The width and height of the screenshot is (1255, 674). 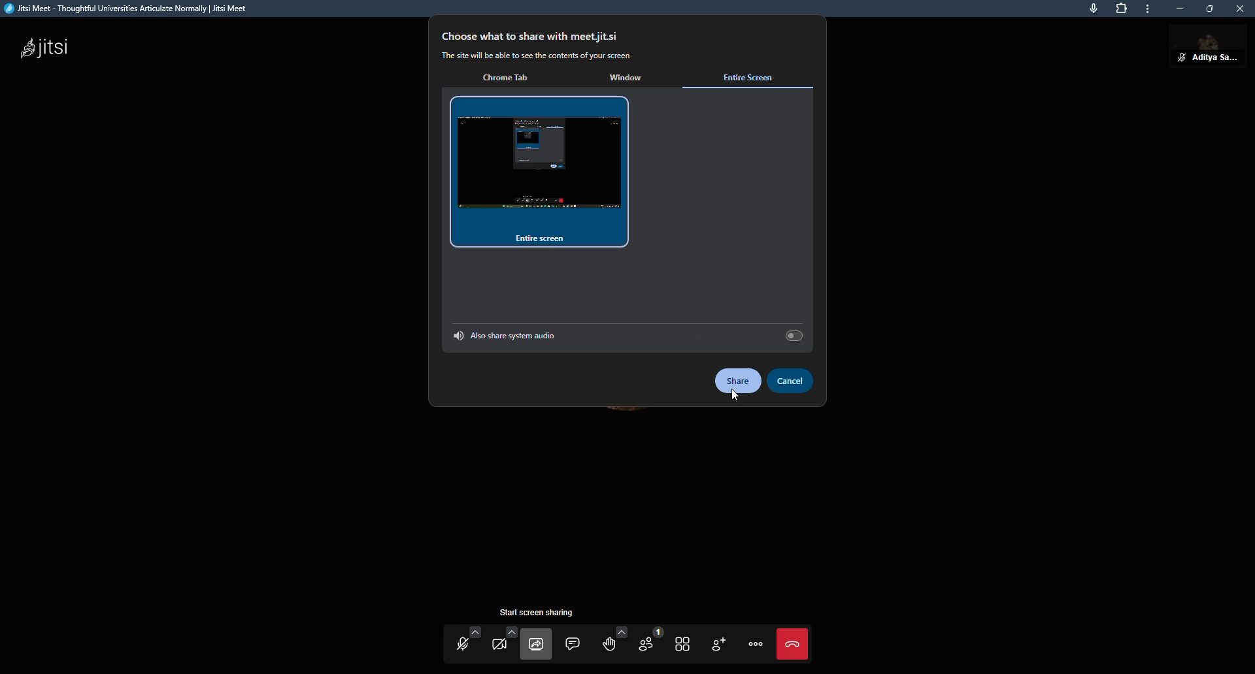 What do you see at coordinates (139, 9) in the screenshot?
I see `Jitsi Meet - Thoughtful Universities Articulate Normally | Jitsi Meet` at bounding box center [139, 9].